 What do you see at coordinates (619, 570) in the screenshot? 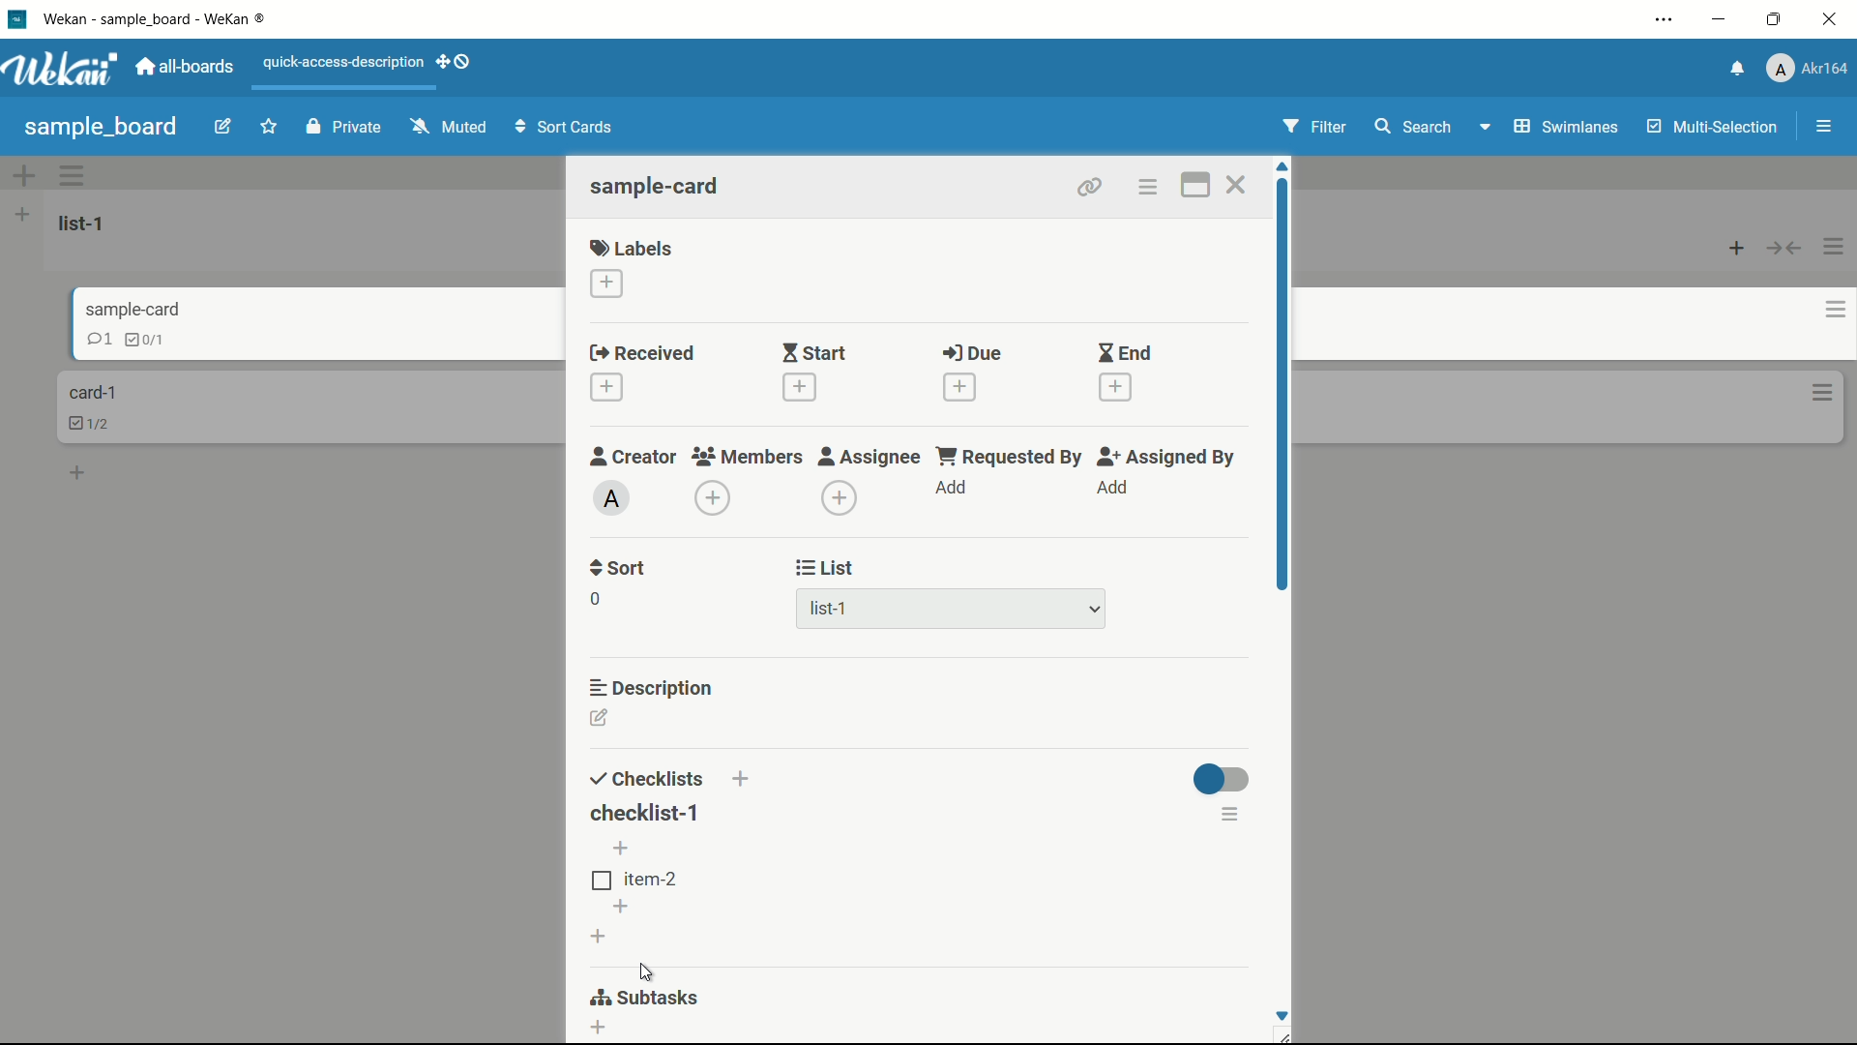
I see `sort` at bounding box center [619, 570].